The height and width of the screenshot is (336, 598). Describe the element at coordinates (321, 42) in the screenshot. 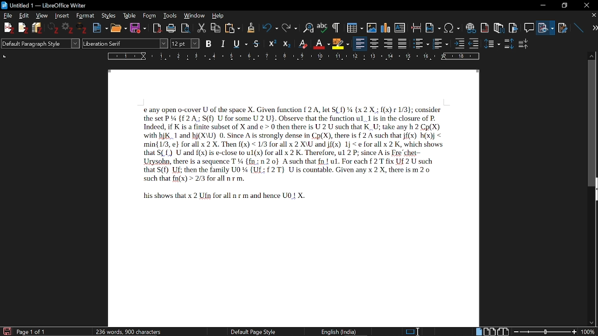

I see `Subscript` at that location.